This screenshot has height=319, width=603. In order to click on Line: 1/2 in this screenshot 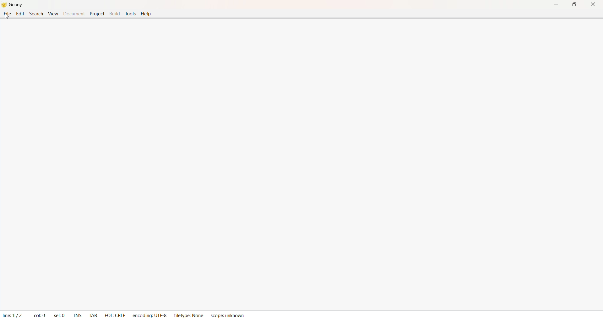, I will do `click(12, 315)`.